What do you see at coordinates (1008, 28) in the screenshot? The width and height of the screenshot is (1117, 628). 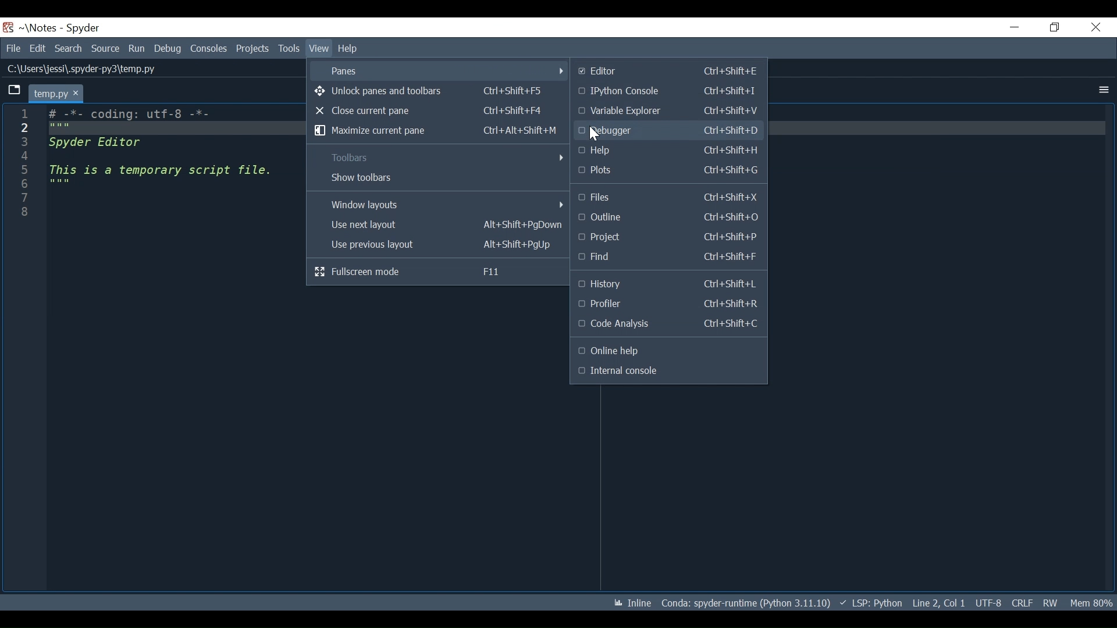 I see `Minimize` at bounding box center [1008, 28].